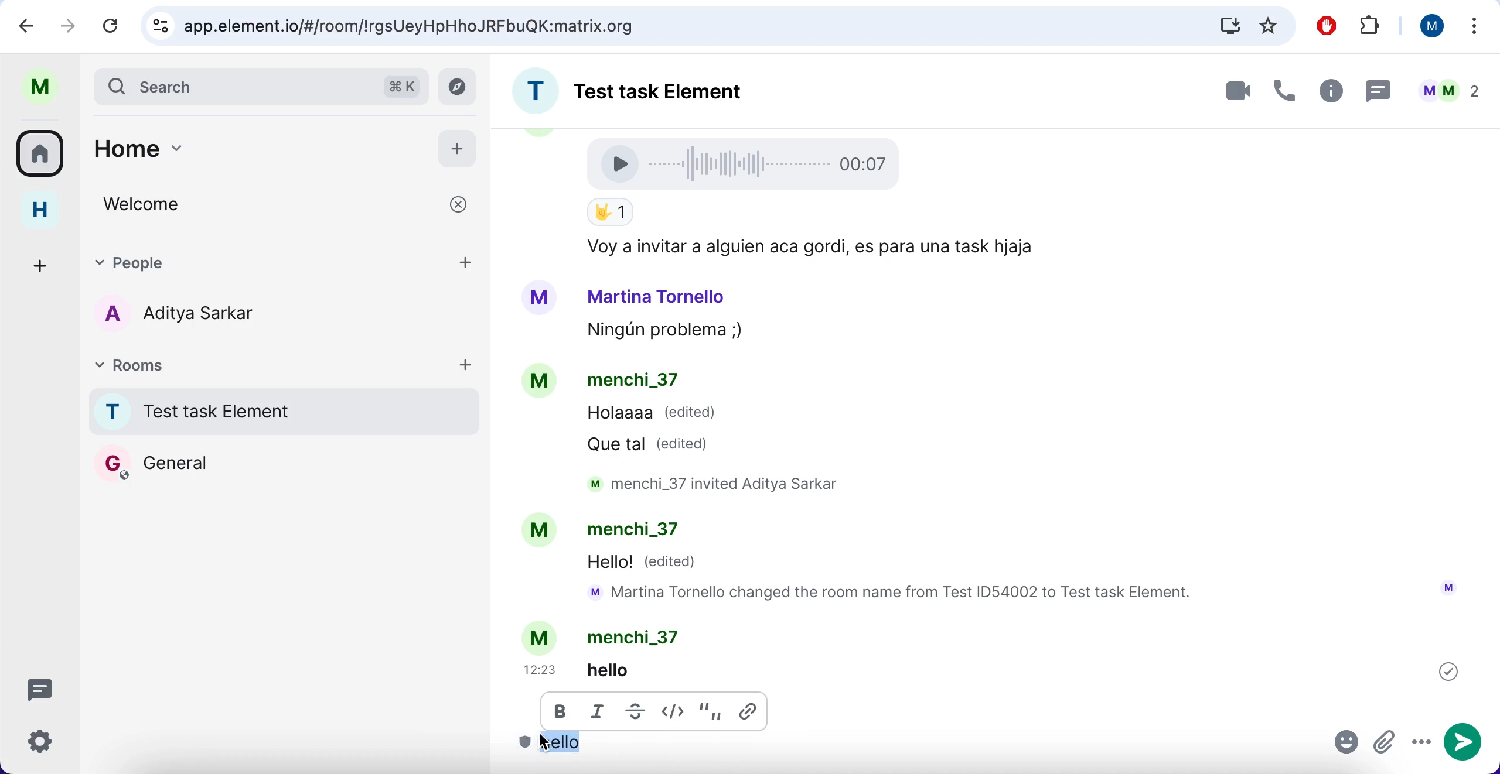 The width and height of the screenshot is (1500, 774). Describe the element at coordinates (196, 316) in the screenshot. I see `users ` at that location.